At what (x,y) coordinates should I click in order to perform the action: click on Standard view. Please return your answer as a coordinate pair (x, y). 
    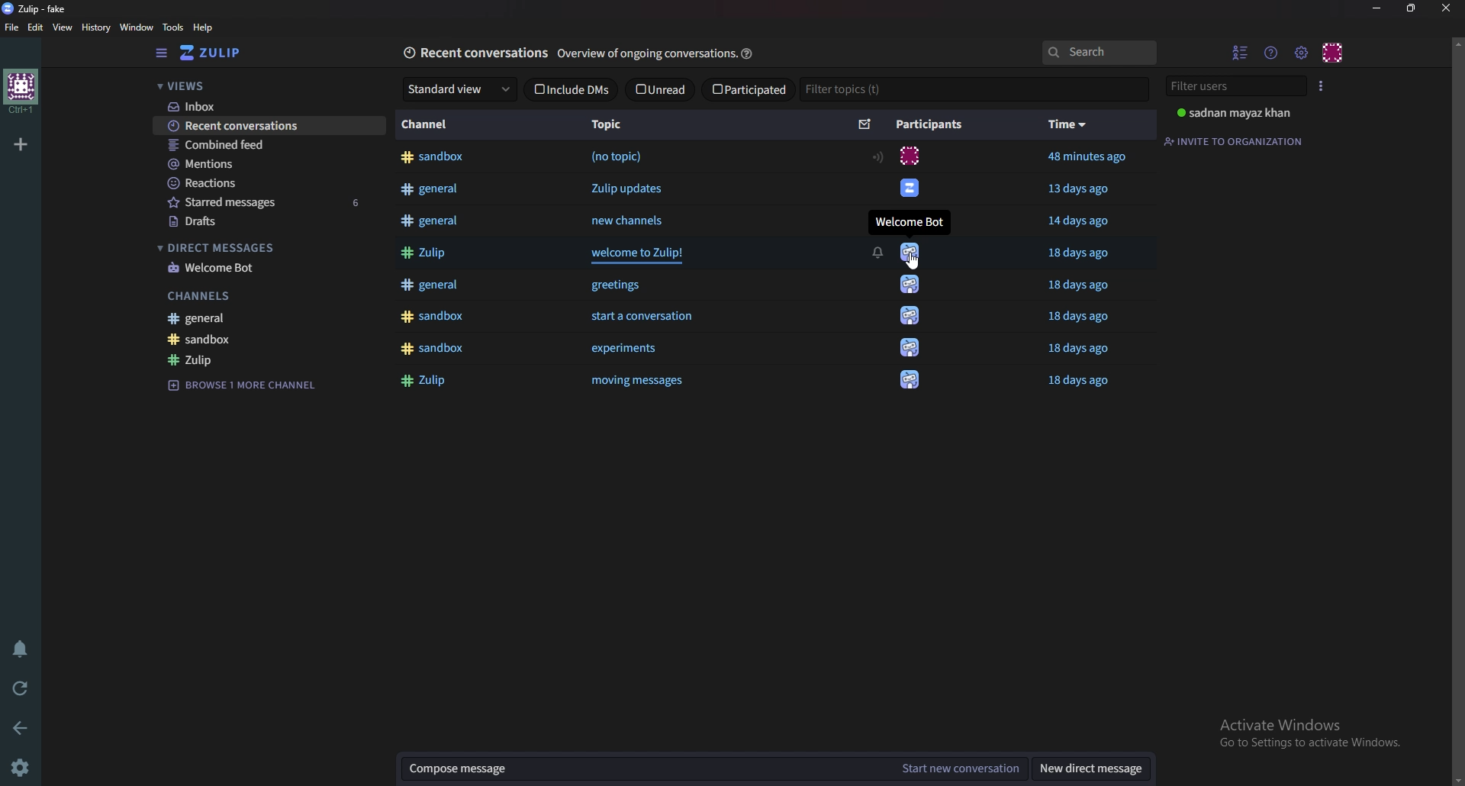
    Looking at the image, I should click on (461, 89).